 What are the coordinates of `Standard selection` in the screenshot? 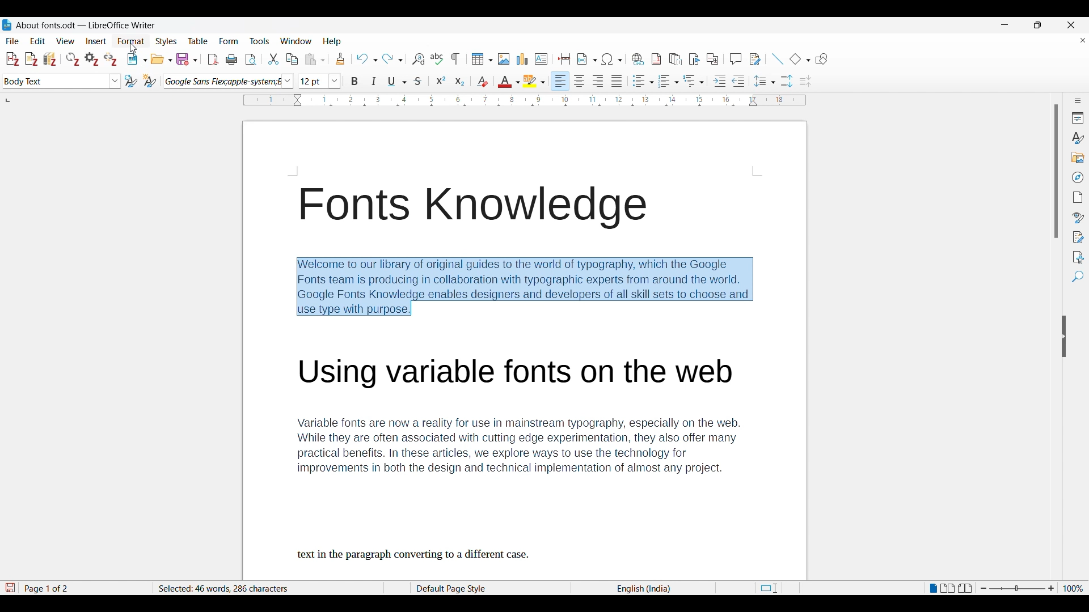 It's located at (768, 588).